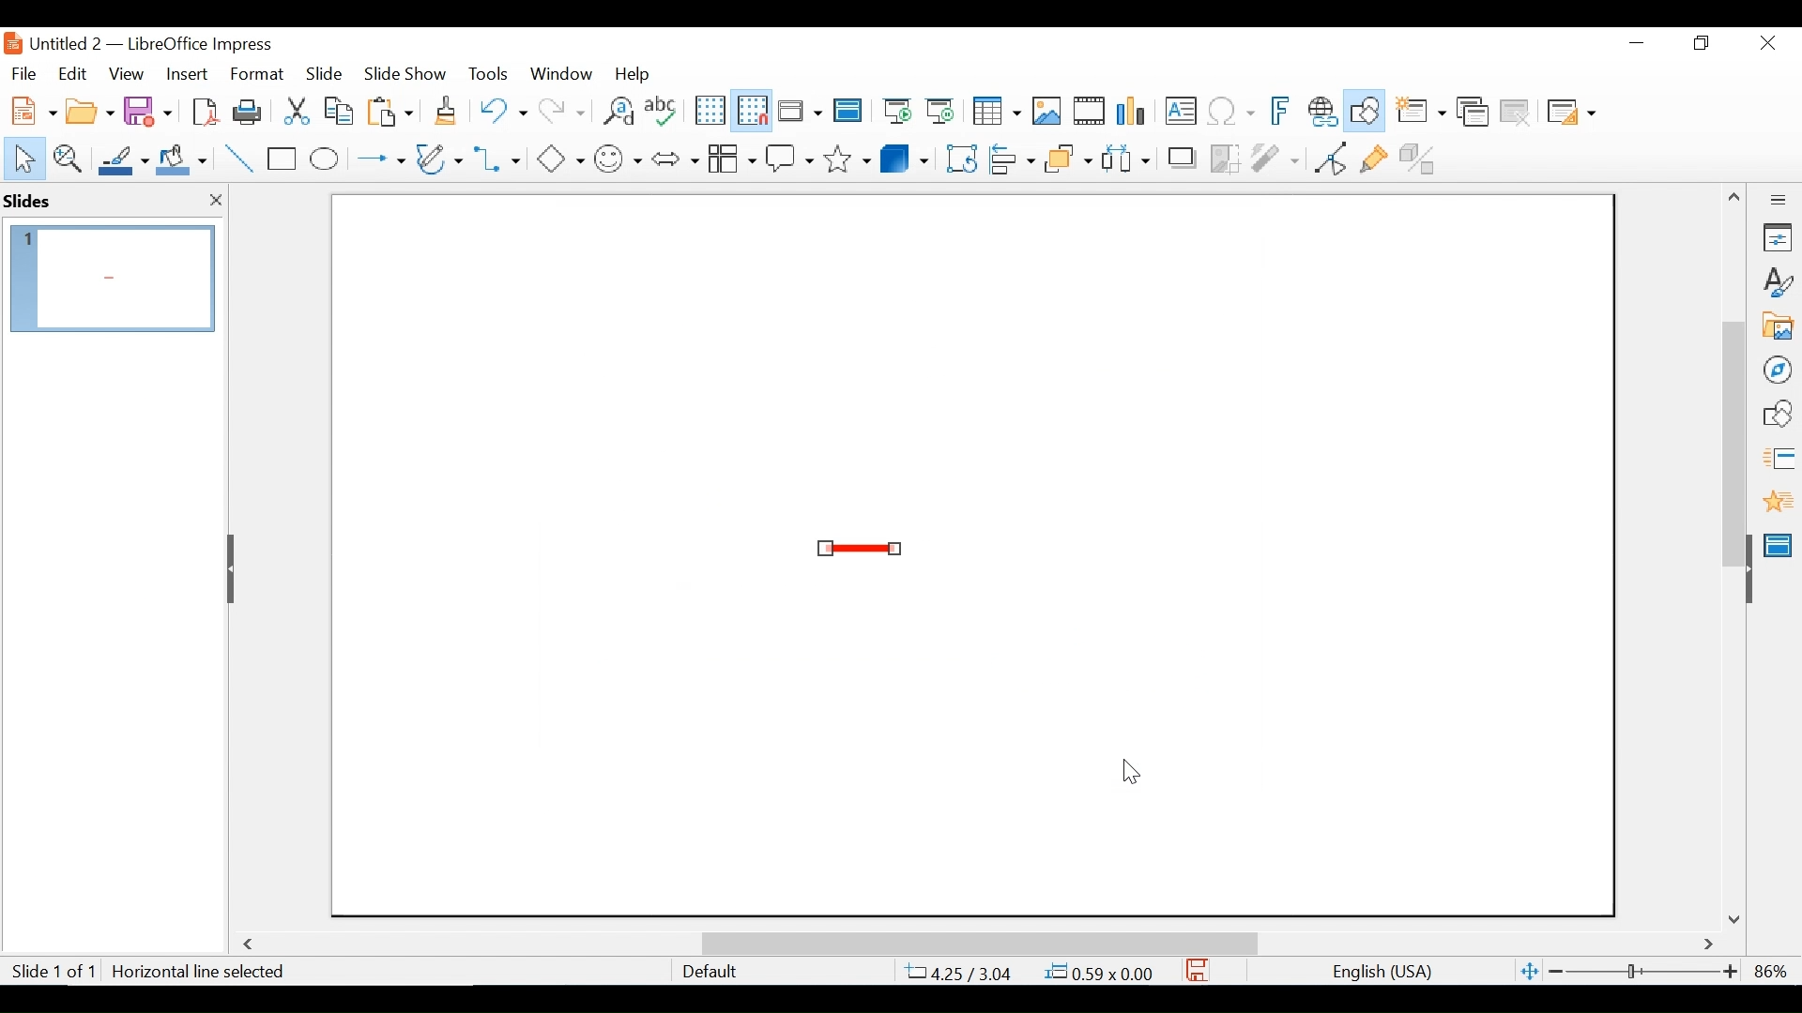  Describe the element at coordinates (709, 111) in the screenshot. I see `Display Grid` at that location.